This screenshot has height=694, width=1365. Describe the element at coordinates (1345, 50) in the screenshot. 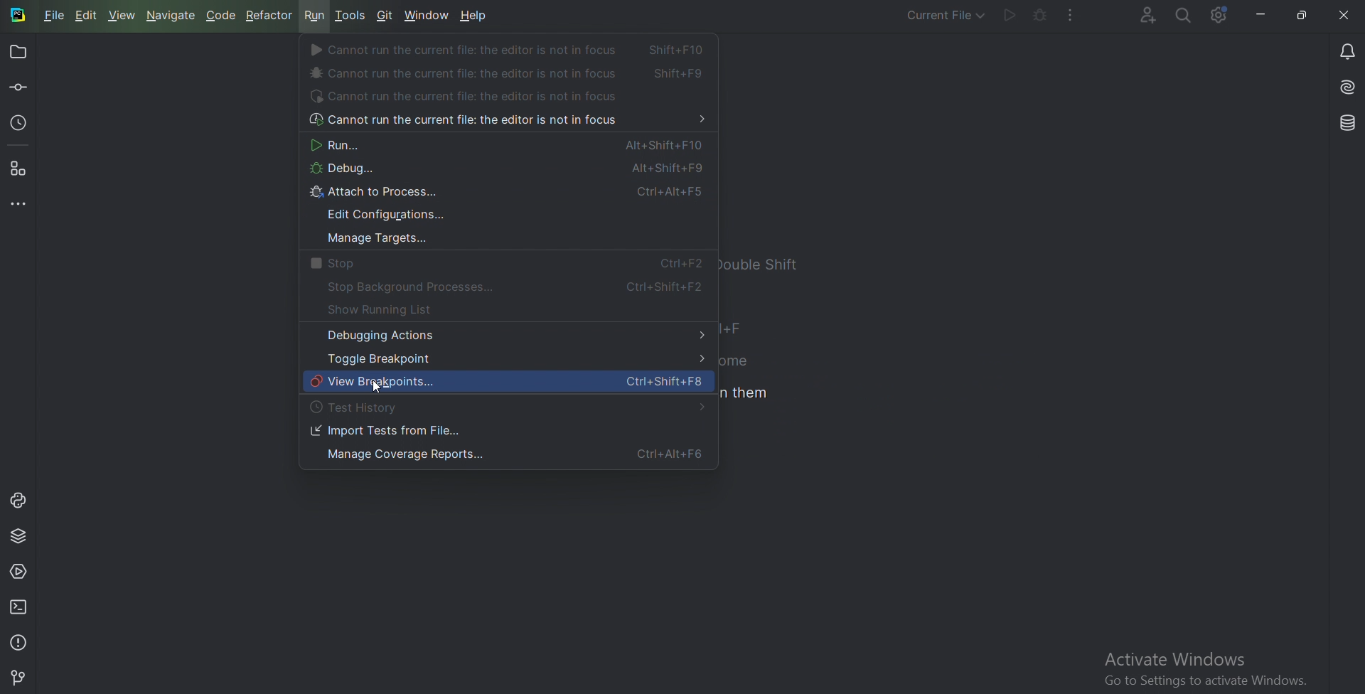

I see `Notification` at that location.